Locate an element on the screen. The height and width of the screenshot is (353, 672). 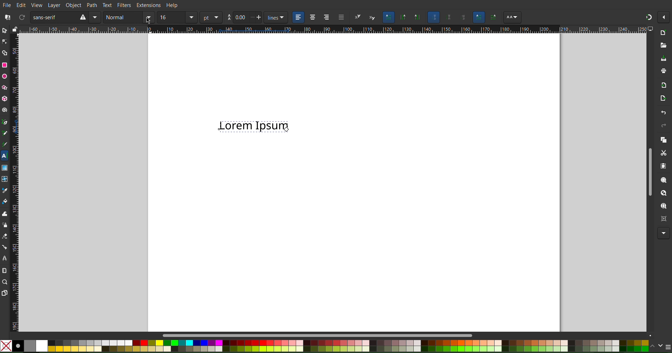
Eraser Tool is located at coordinates (5, 236).